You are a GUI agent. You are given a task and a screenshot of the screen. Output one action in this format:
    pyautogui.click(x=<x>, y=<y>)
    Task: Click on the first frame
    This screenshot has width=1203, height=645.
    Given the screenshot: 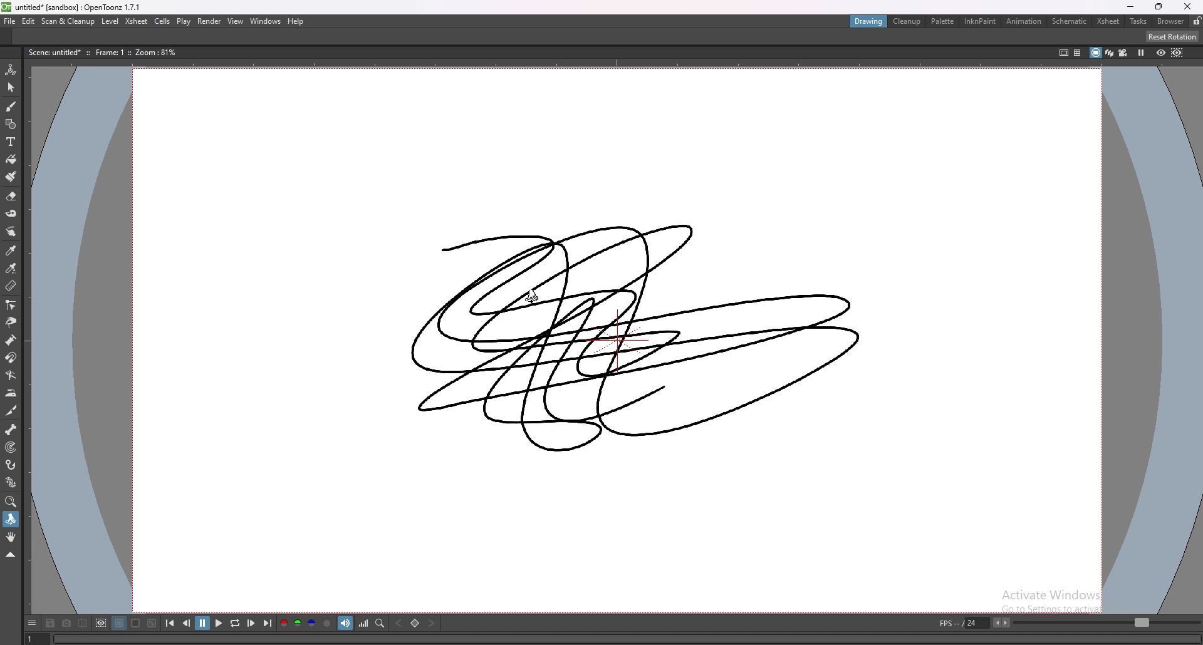 What is the action you would take?
    pyautogui.click(x=171, y=624)
    